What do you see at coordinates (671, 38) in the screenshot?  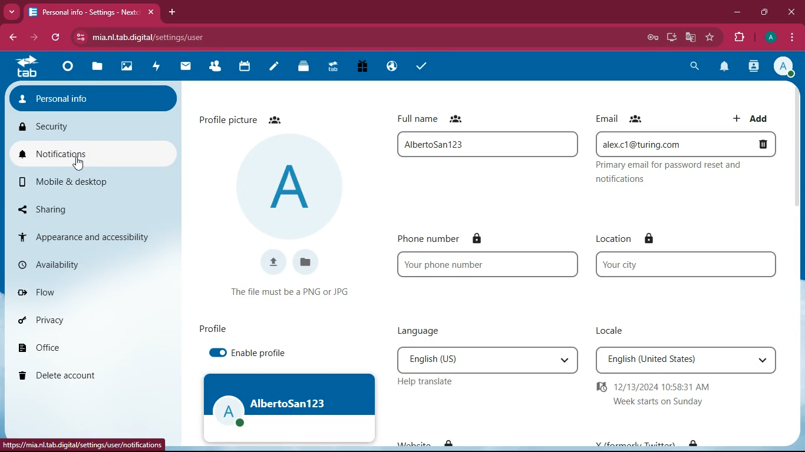 I see `desktop` at bounding box center [671, 38].